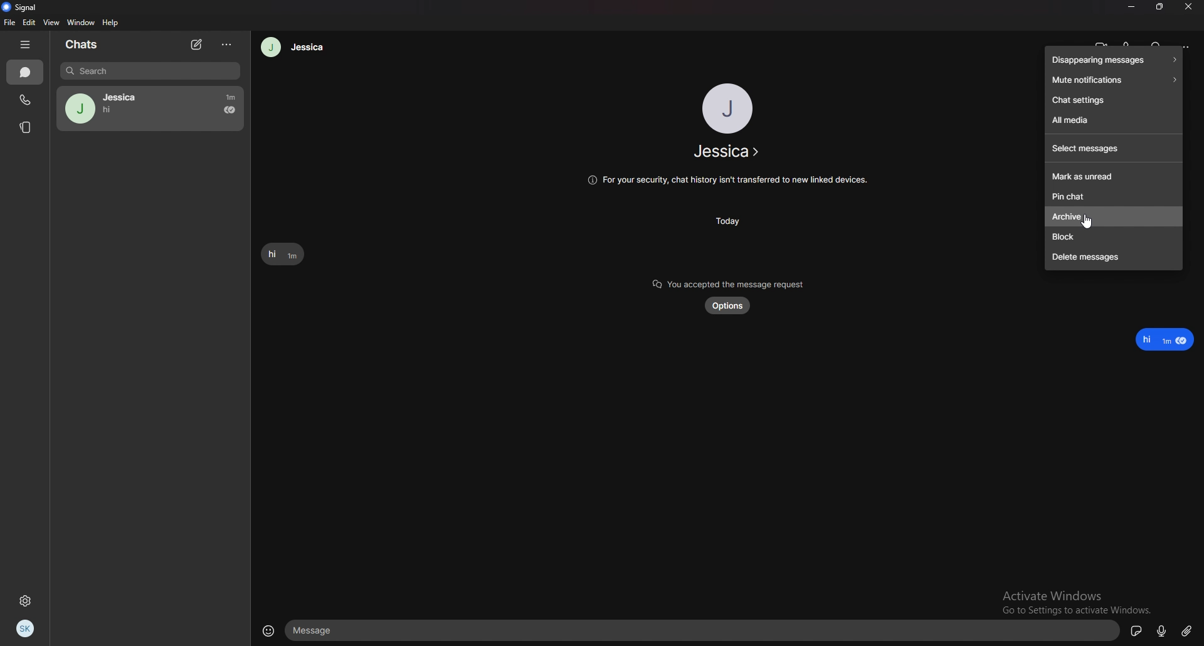 The image size is (1204, 646). Describe the element at coordinates (1157, 43) in the screenshot. I see `Search` at that location.